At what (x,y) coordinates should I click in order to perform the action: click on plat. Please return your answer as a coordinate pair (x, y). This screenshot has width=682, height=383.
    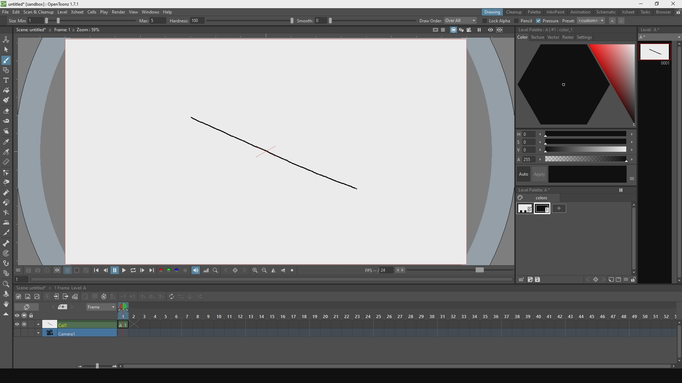
    Looking at the image, I should click on (104, 12).